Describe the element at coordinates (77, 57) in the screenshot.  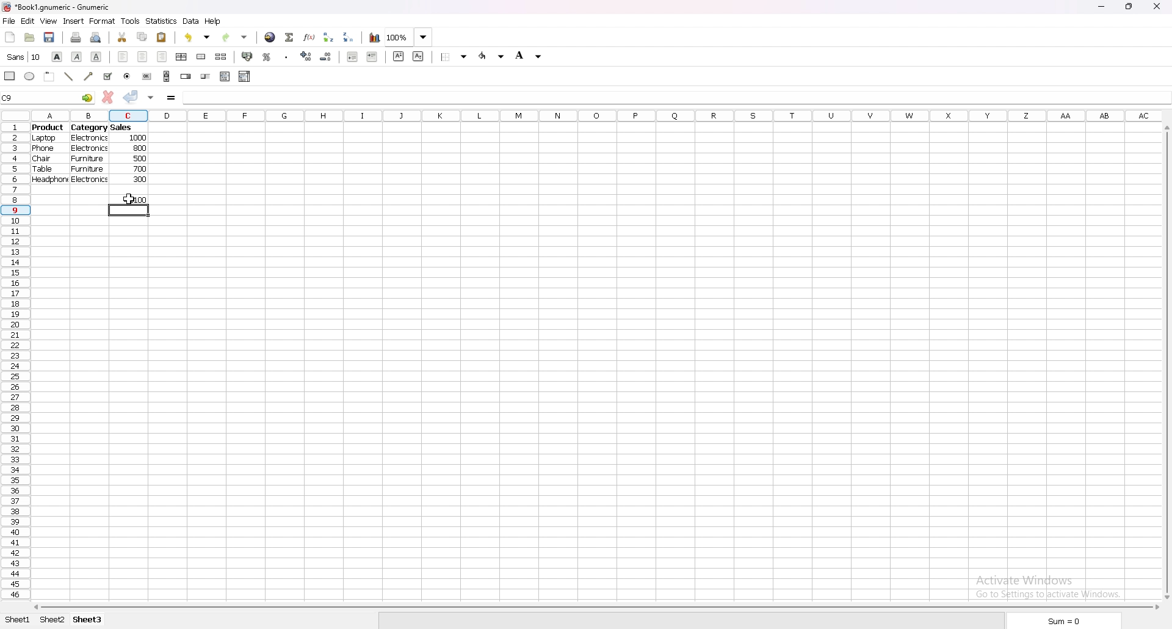
I see `italic` at that location.